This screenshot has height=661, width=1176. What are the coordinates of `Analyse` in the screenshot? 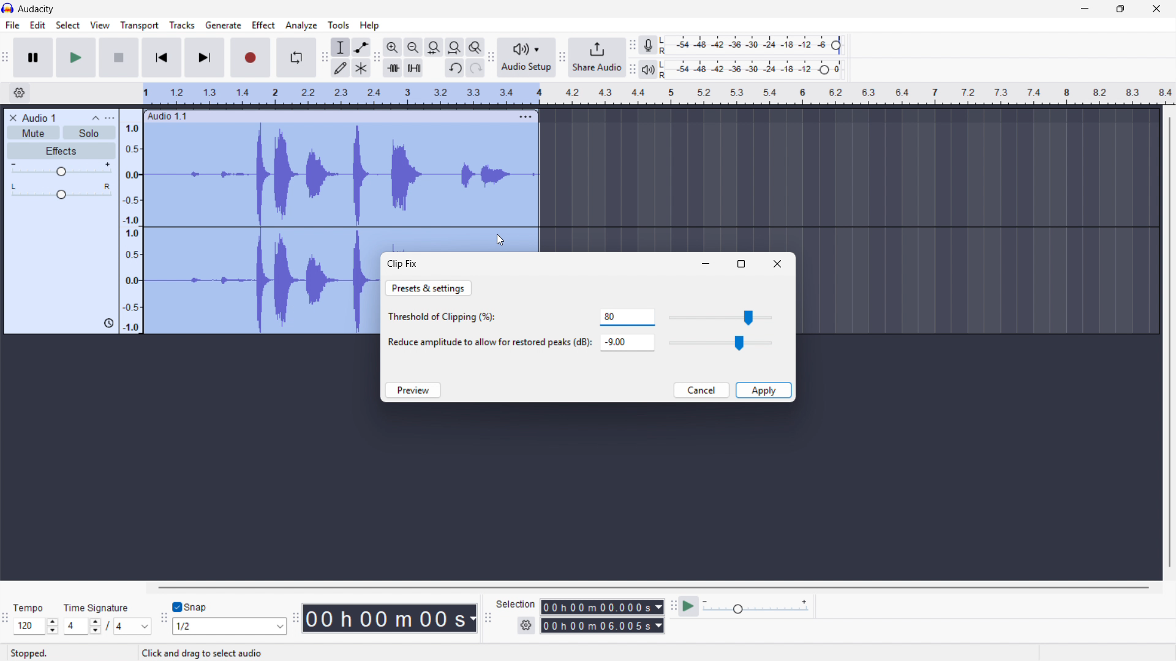 It's located at (301, 25).